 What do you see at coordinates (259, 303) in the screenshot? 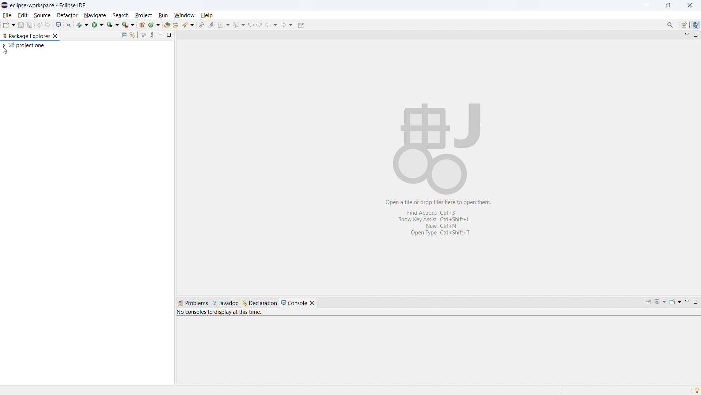
I see `declaration` at bounding box center [259, 303].